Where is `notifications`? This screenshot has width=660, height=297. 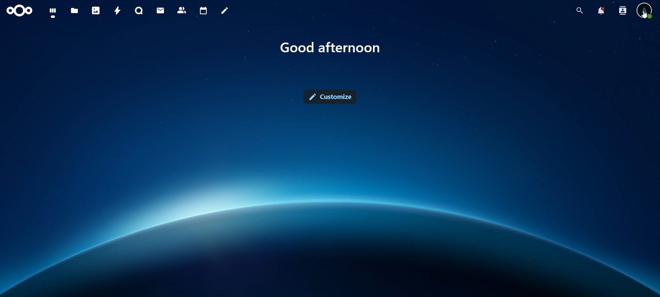 notifications is located at coordinates (602, 12).